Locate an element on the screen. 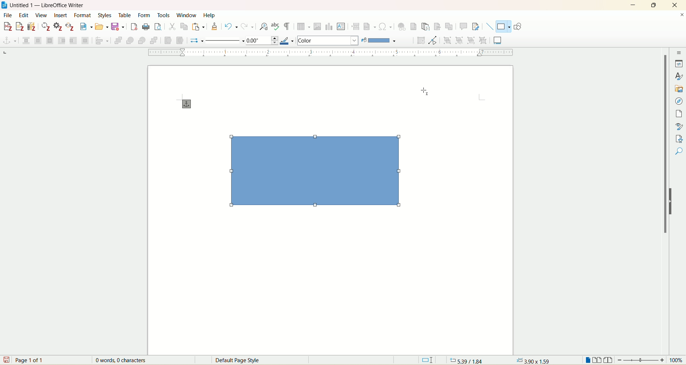  paste is located at coordinates (198, 27).